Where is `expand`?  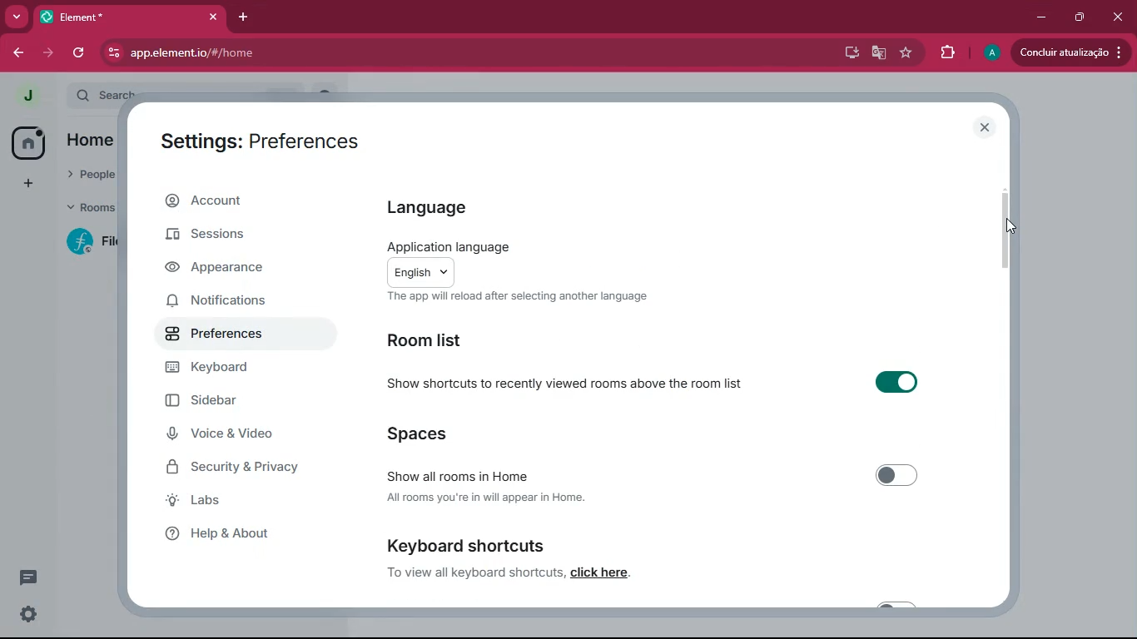 expand is located at coordinates (57, 97).